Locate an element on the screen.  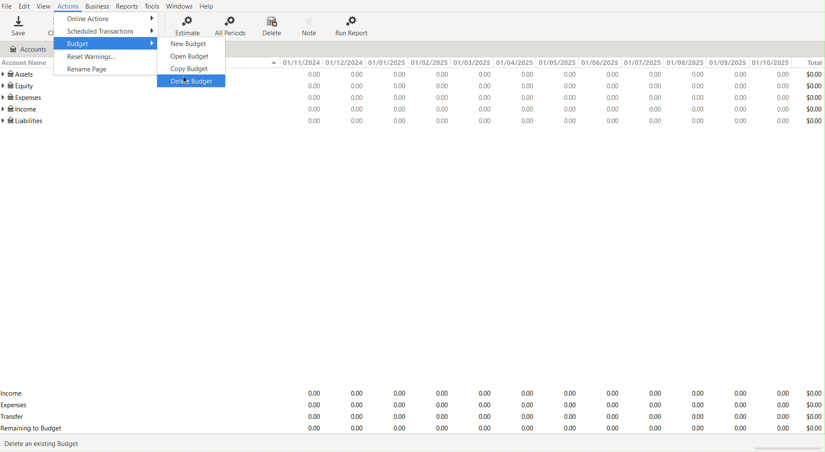
Online Actions is located at coordinates (106, 19).